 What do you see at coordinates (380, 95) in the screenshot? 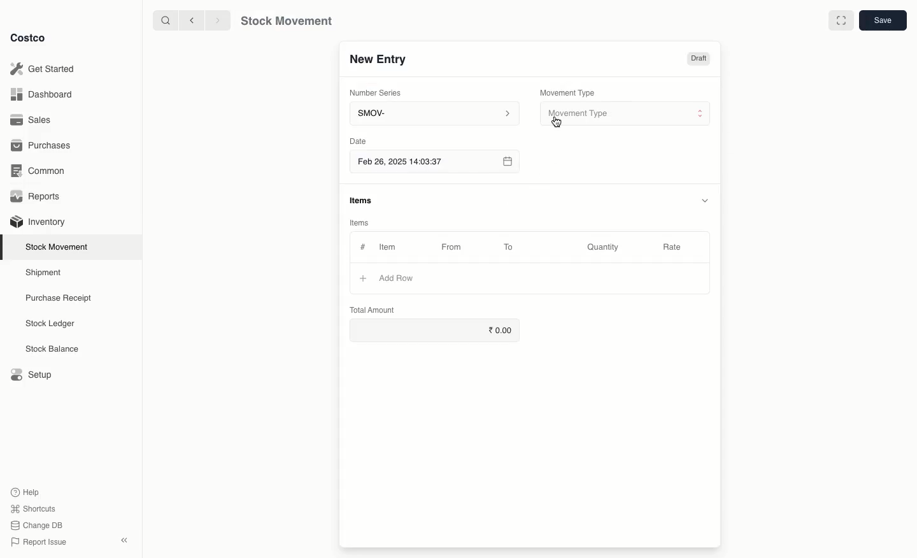
I see `Number Series` at bounding box center [380, 95].